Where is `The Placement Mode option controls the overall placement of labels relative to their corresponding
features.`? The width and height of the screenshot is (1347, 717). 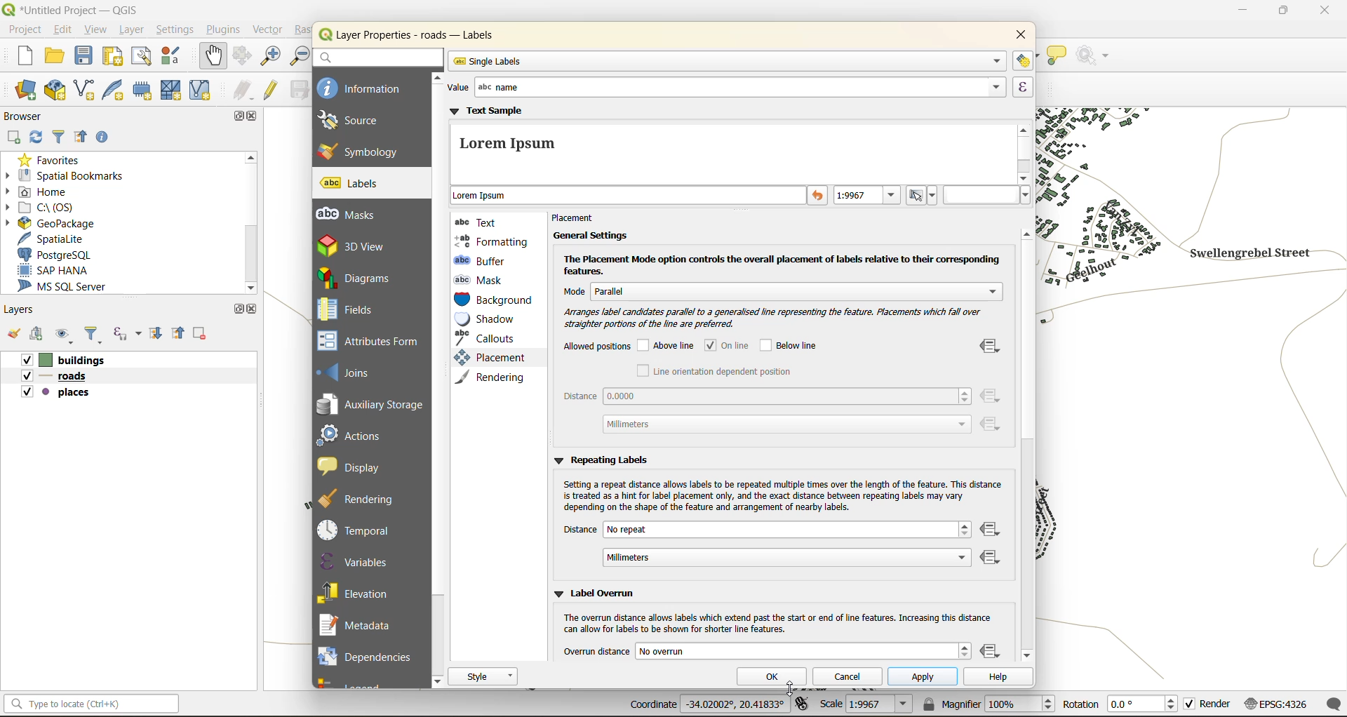 The Placement Mode option controls the overall placement of labels relative to their corresponding
features. is located at coordinates (774, 266).